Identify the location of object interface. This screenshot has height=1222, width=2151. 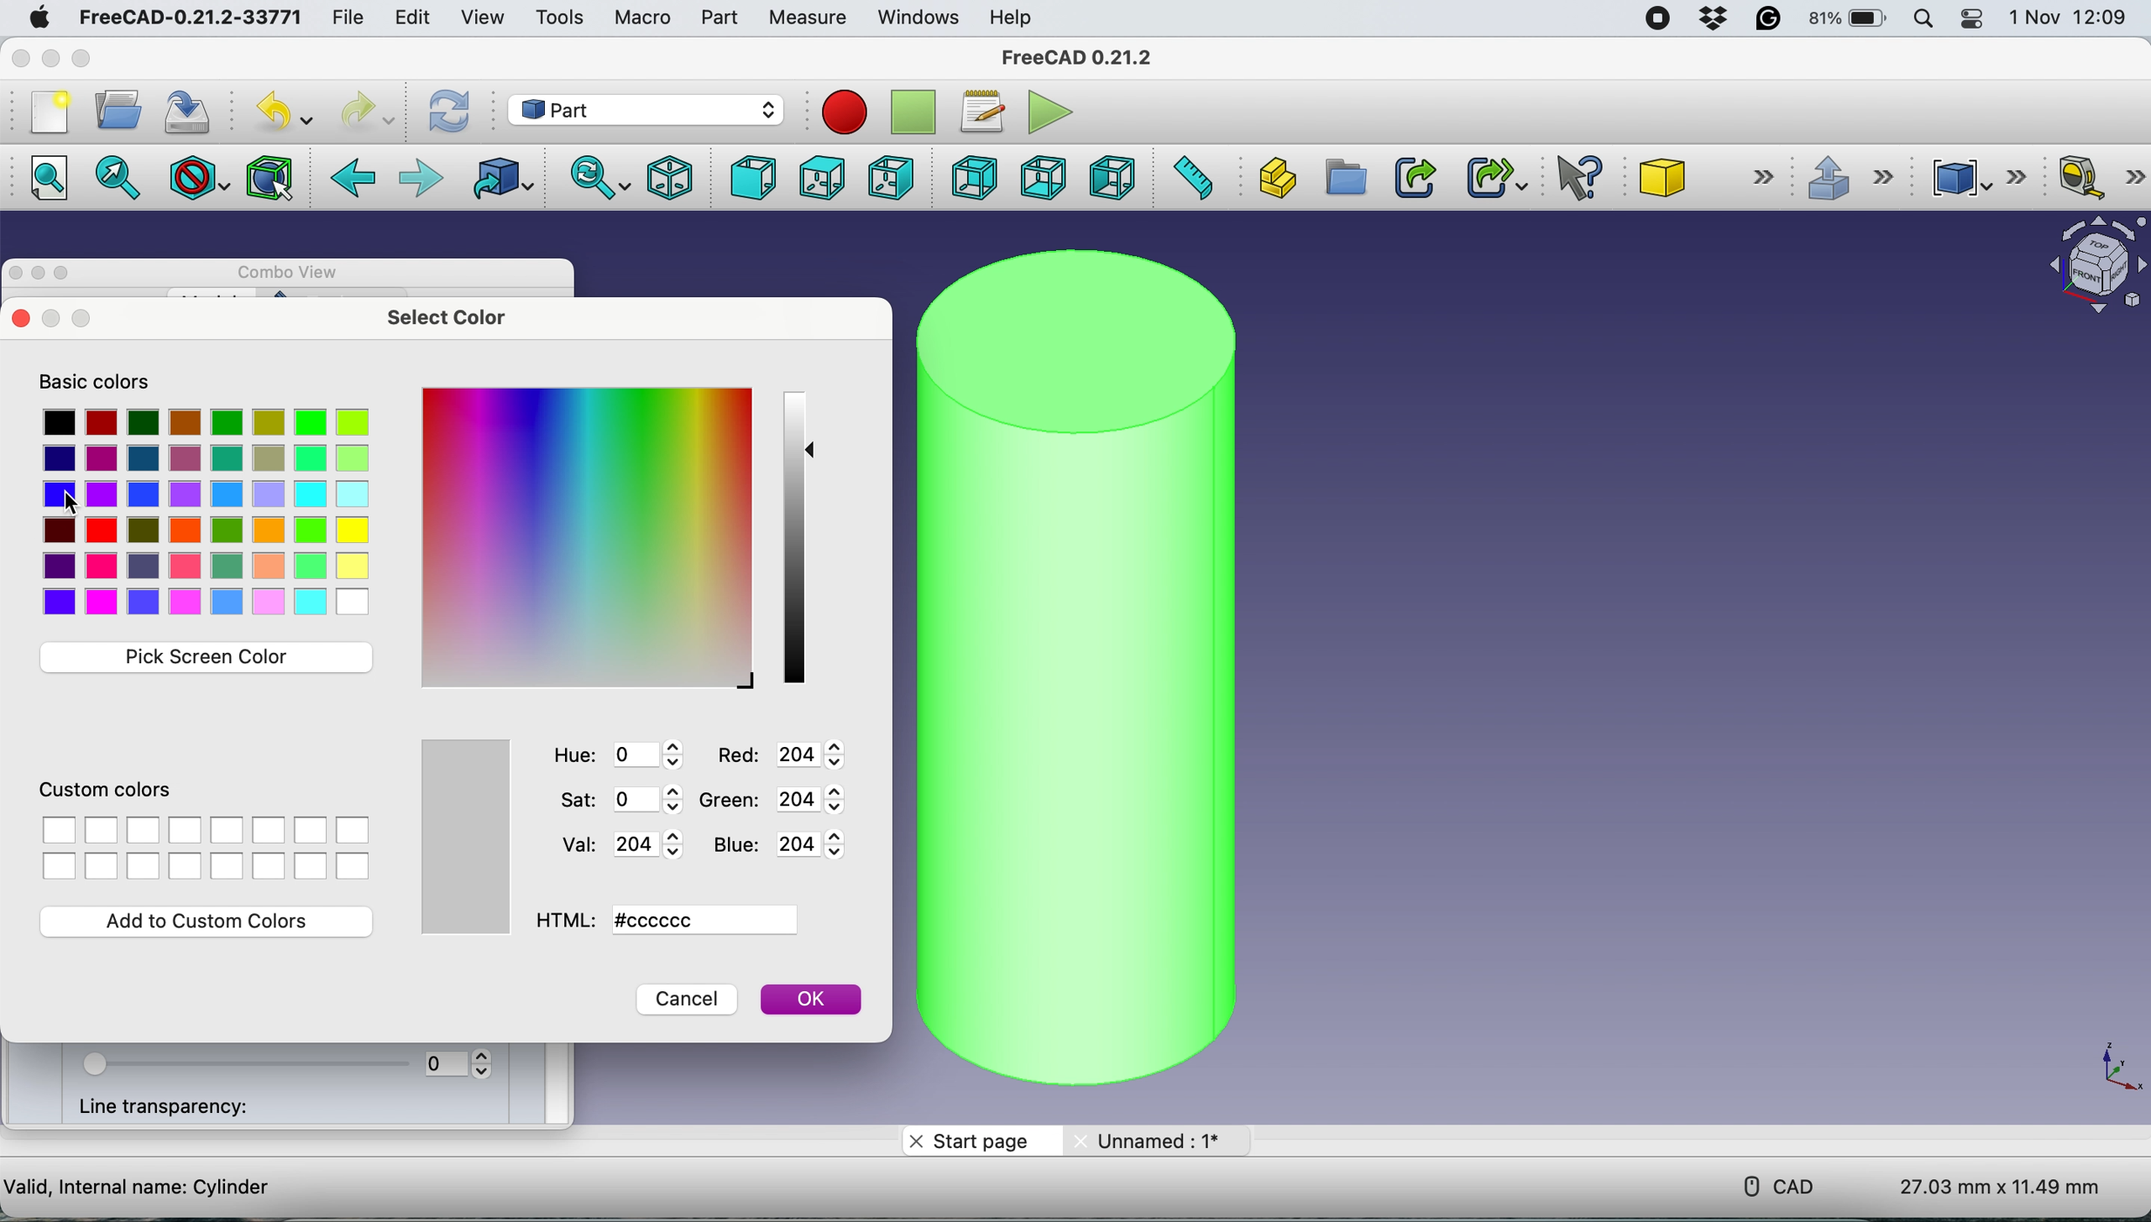
(2096, 265).